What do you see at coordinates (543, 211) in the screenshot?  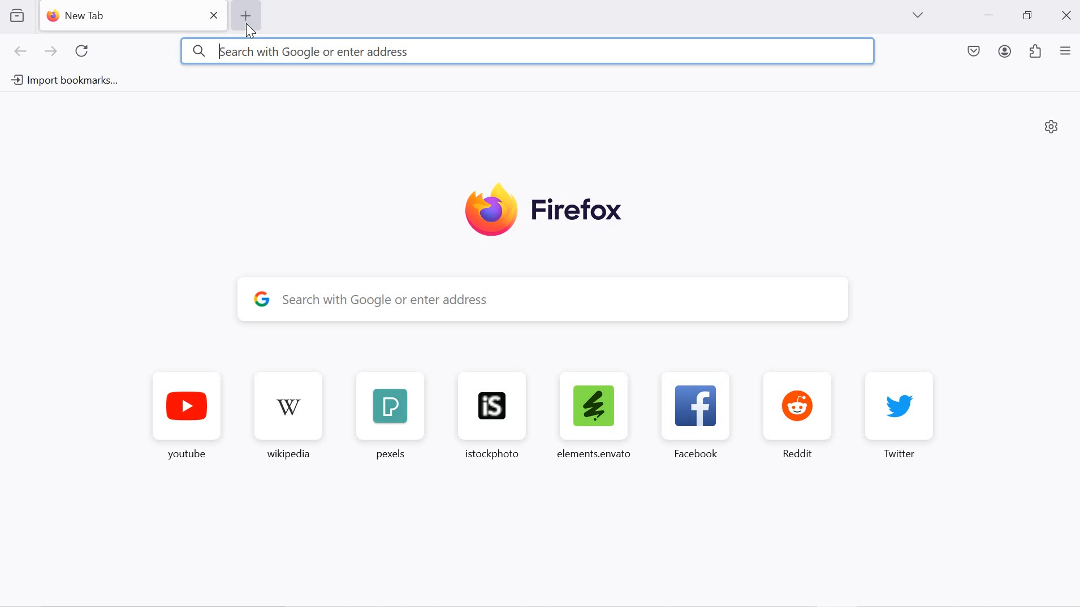 I see `Firefox logo` at bounding box center [543, 211].